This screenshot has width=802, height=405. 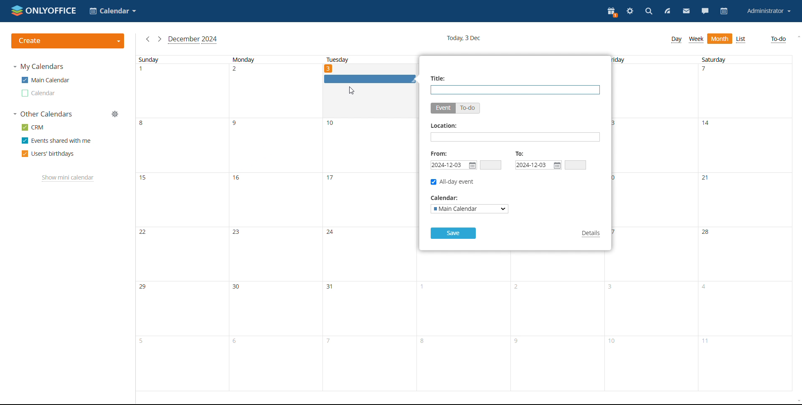 I want to click on list view, so click(x=741, y=40).